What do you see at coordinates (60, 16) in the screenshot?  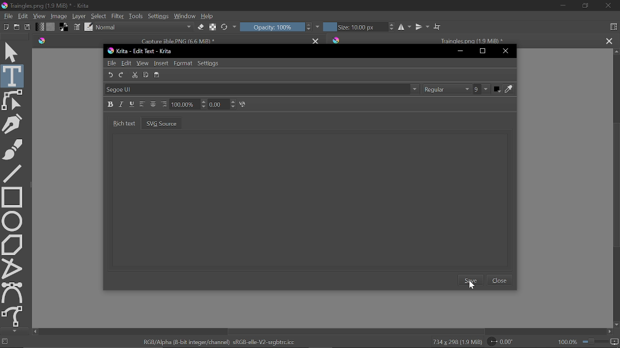 I see `Image` at bounding box center [60, 16].